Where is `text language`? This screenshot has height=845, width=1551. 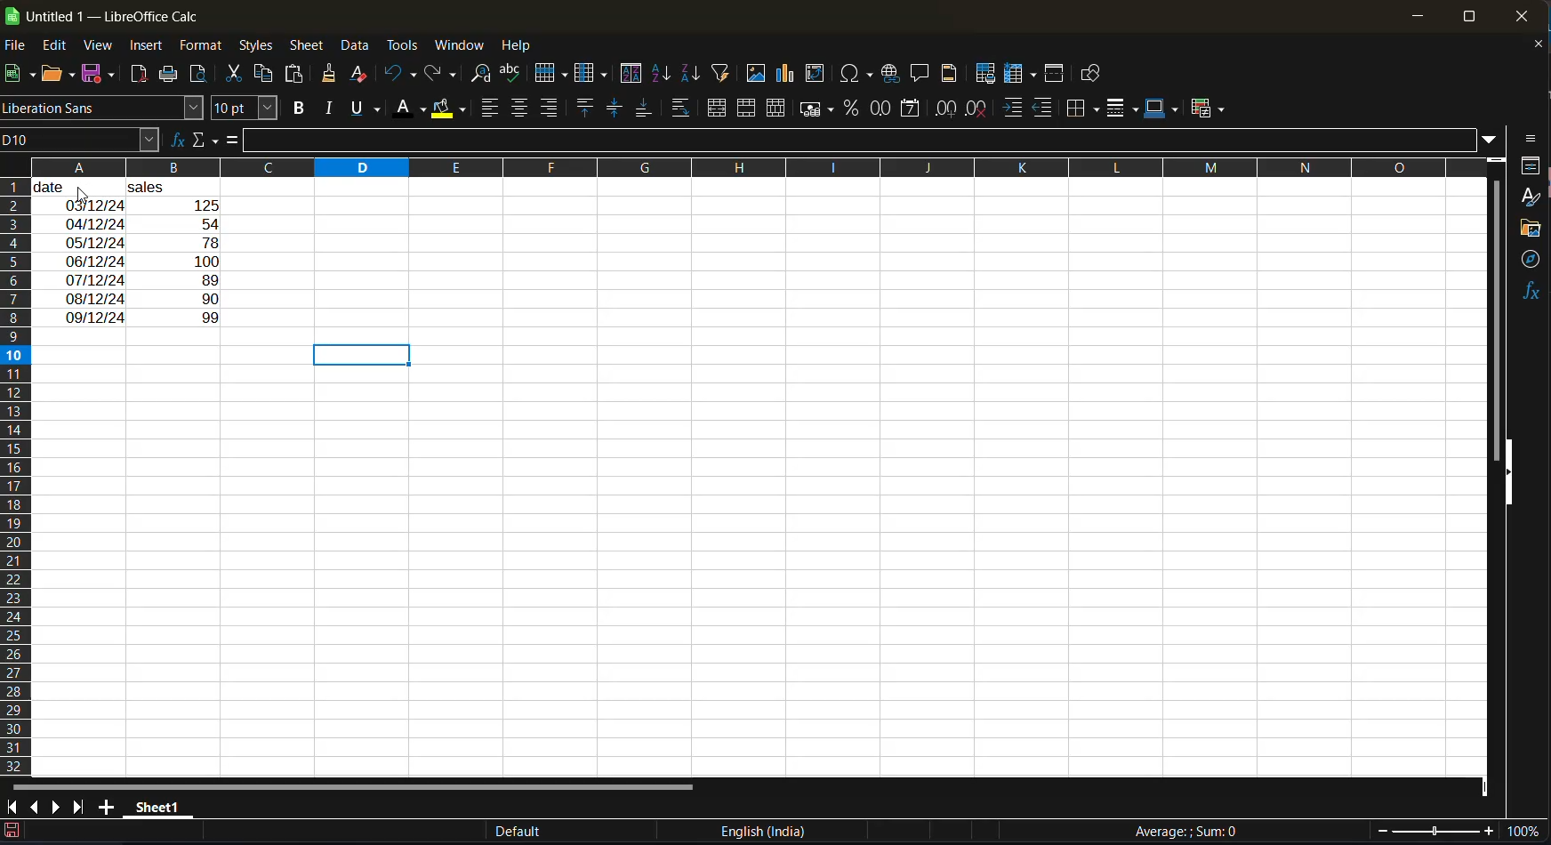 text language is located at coordinates (763, 831).